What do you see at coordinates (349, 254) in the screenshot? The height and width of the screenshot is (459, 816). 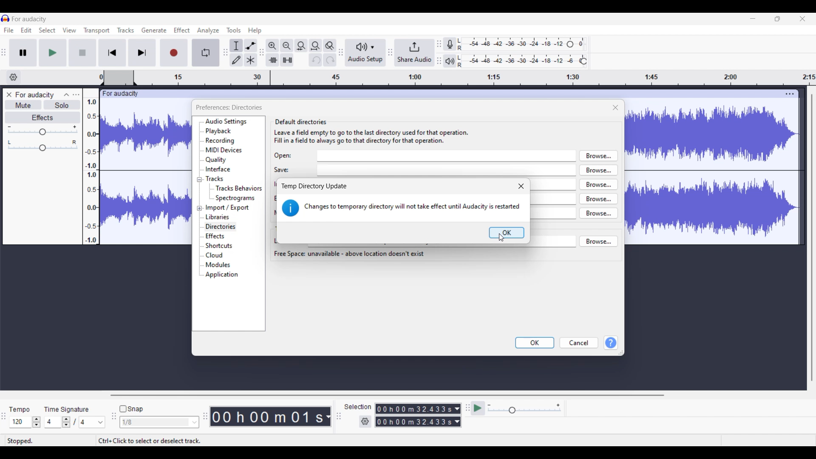 I see `free space unavailable - above location doesn't exist` at bounding box center [349, 254].